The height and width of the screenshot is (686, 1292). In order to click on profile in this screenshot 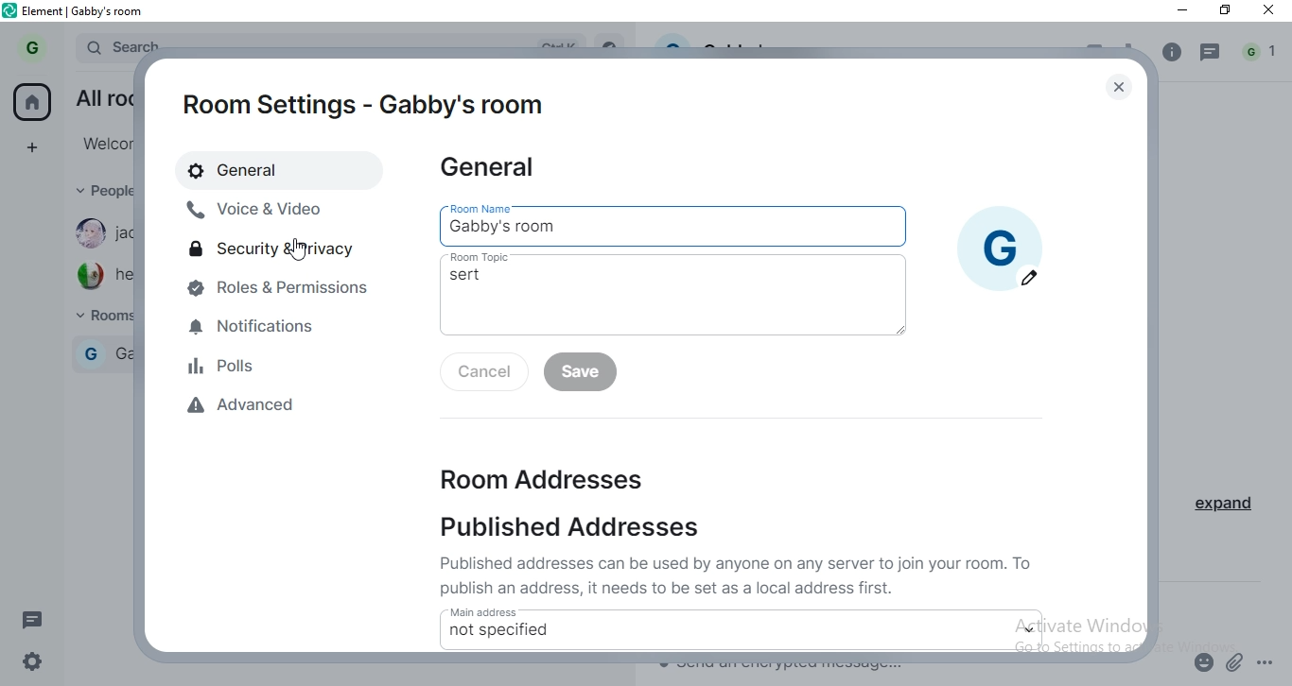, I will do `click(36, 46)`.